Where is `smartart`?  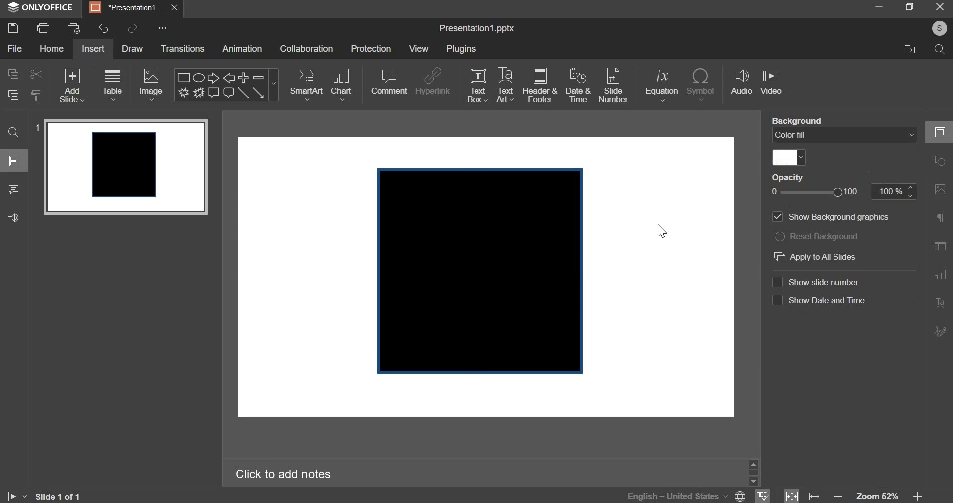
smartart is located at coordinates (307, 85).